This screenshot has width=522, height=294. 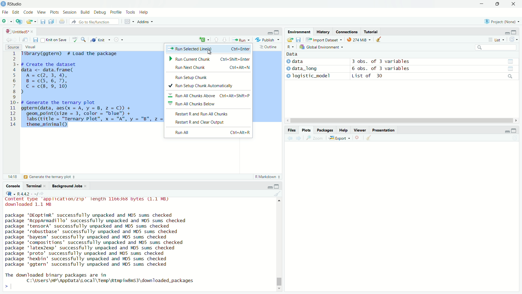 I want to click on » Publish, so click(x=265, y=39).